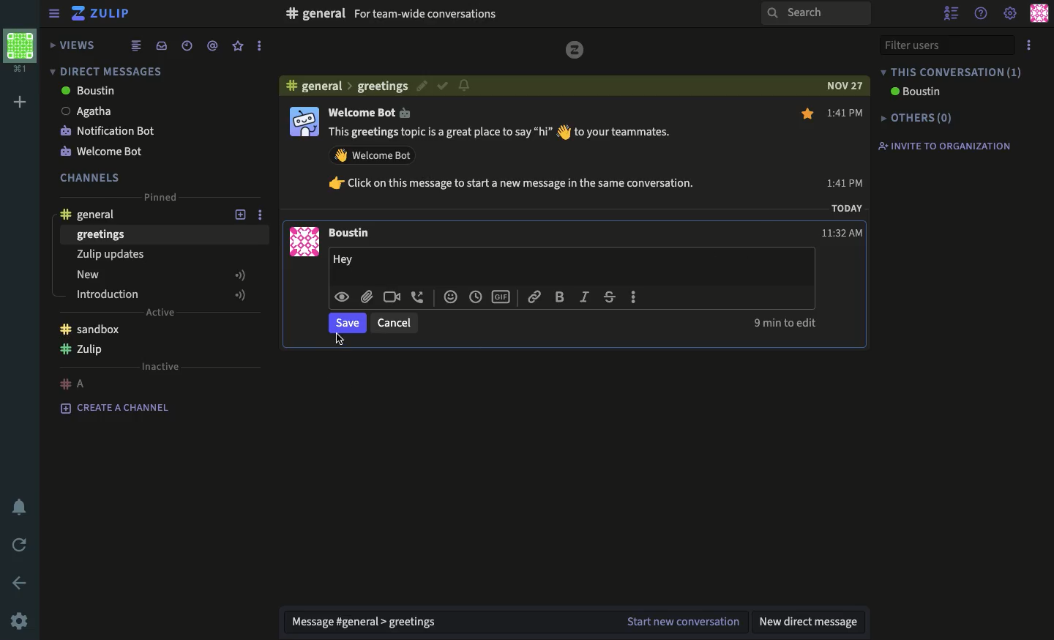 The height and width of the screenshot is (640, 1054). What do you see at coordinates (636, 297) in the screenshot?
I see `More Options` at bounding box center [636, 297].